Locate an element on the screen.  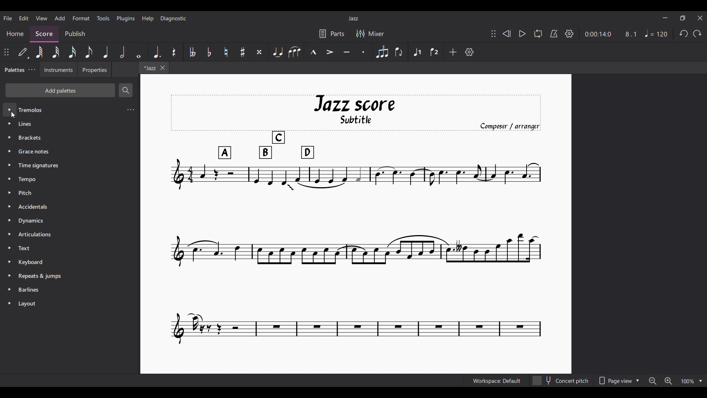
Change position is located at coordinates (6, 52).